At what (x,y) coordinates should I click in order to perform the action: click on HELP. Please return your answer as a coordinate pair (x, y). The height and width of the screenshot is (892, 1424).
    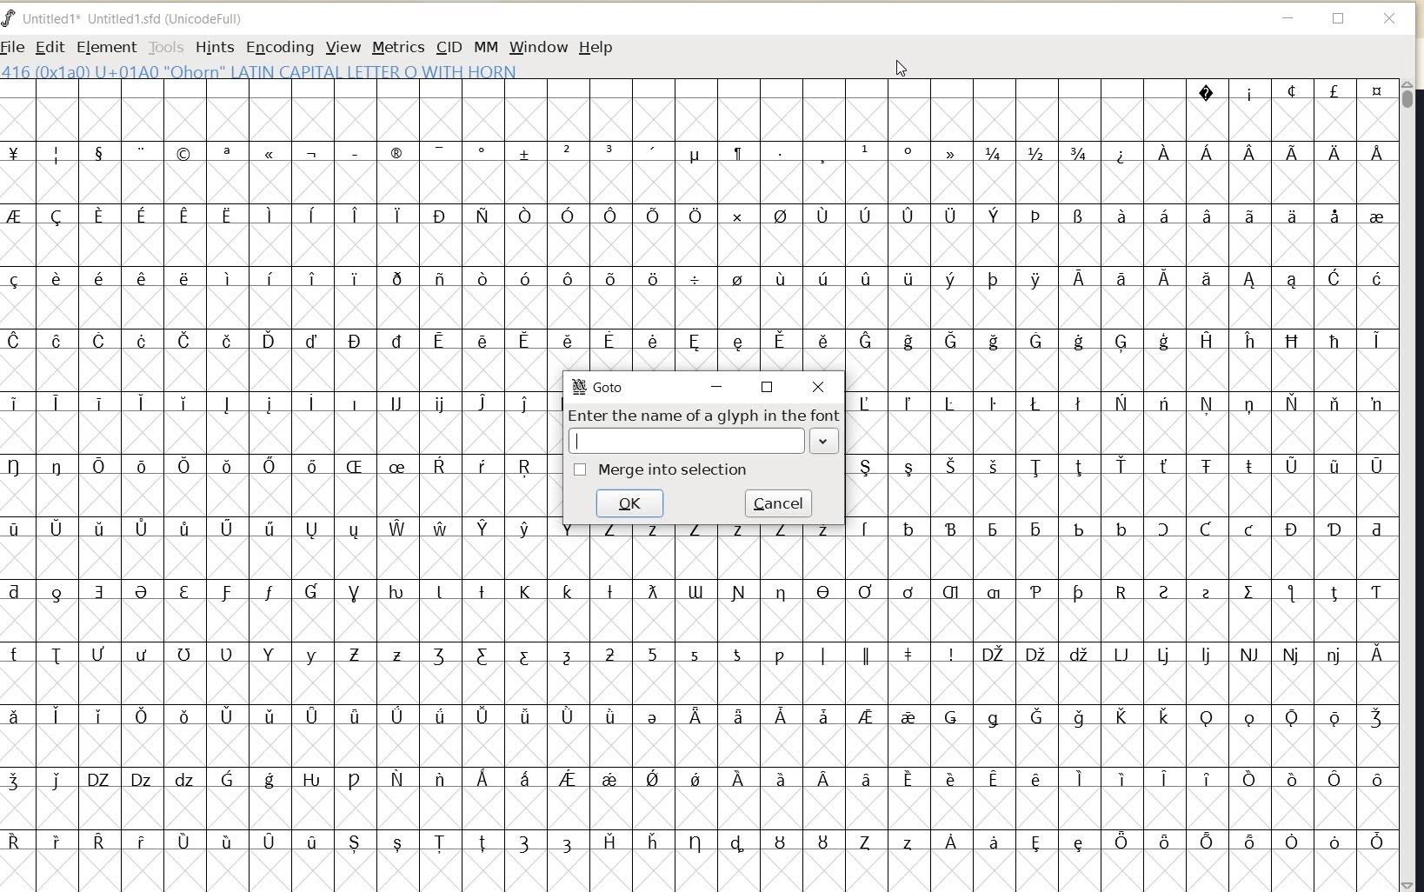
    Looking at the image, I should click on (594, 49).